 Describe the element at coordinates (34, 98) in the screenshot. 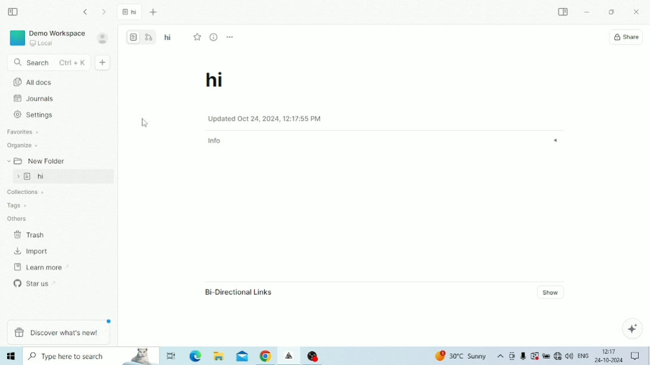

I see `Journals` at that location.